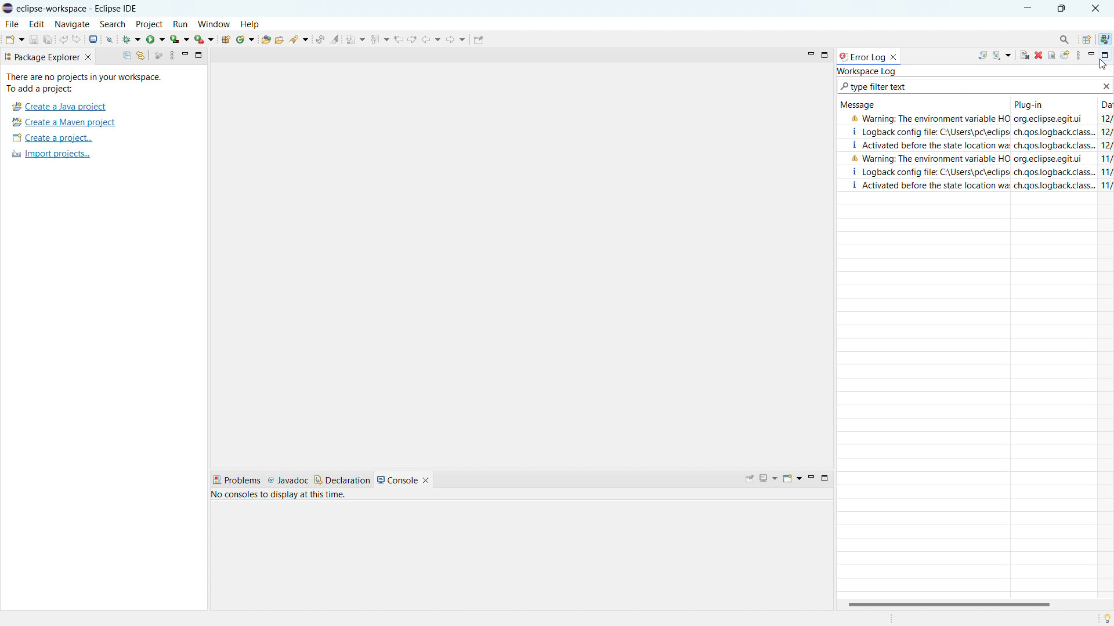  What do you see at coordinates (1002, 54) in the screenshot?
I see `import log` at bounding box center [1002, 54].